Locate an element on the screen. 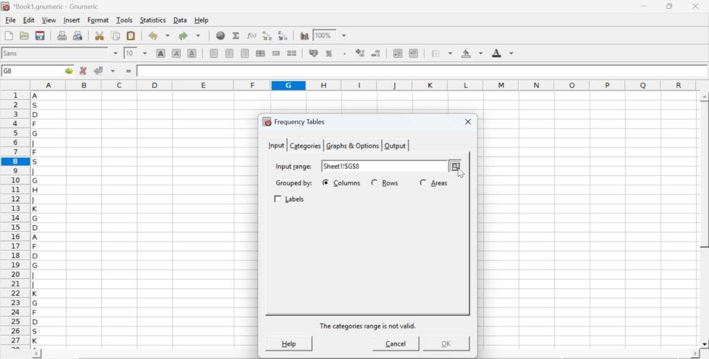  restore down is located at coordinates (670, 7).